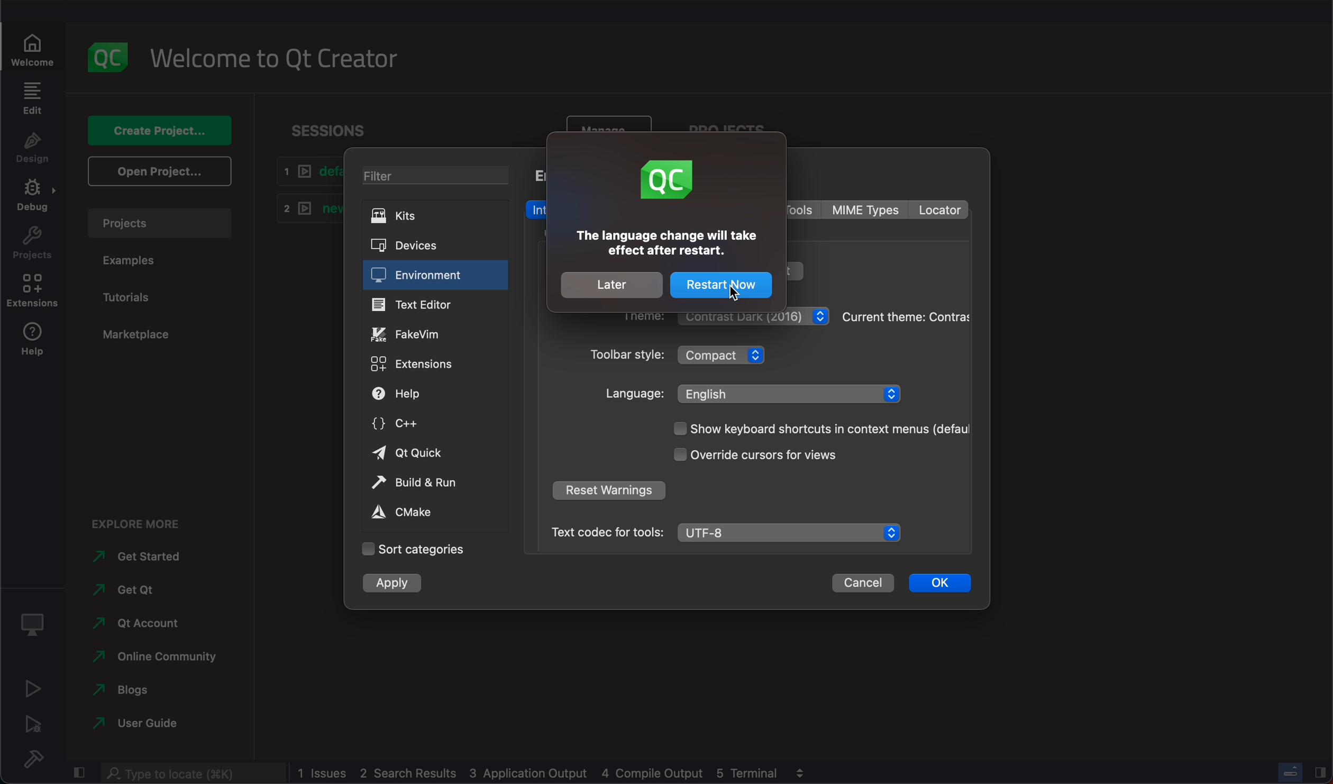  What do you see at coordinates (433, 305) in the screenshot?
I see `text editor` at bounding box center [433, 305].